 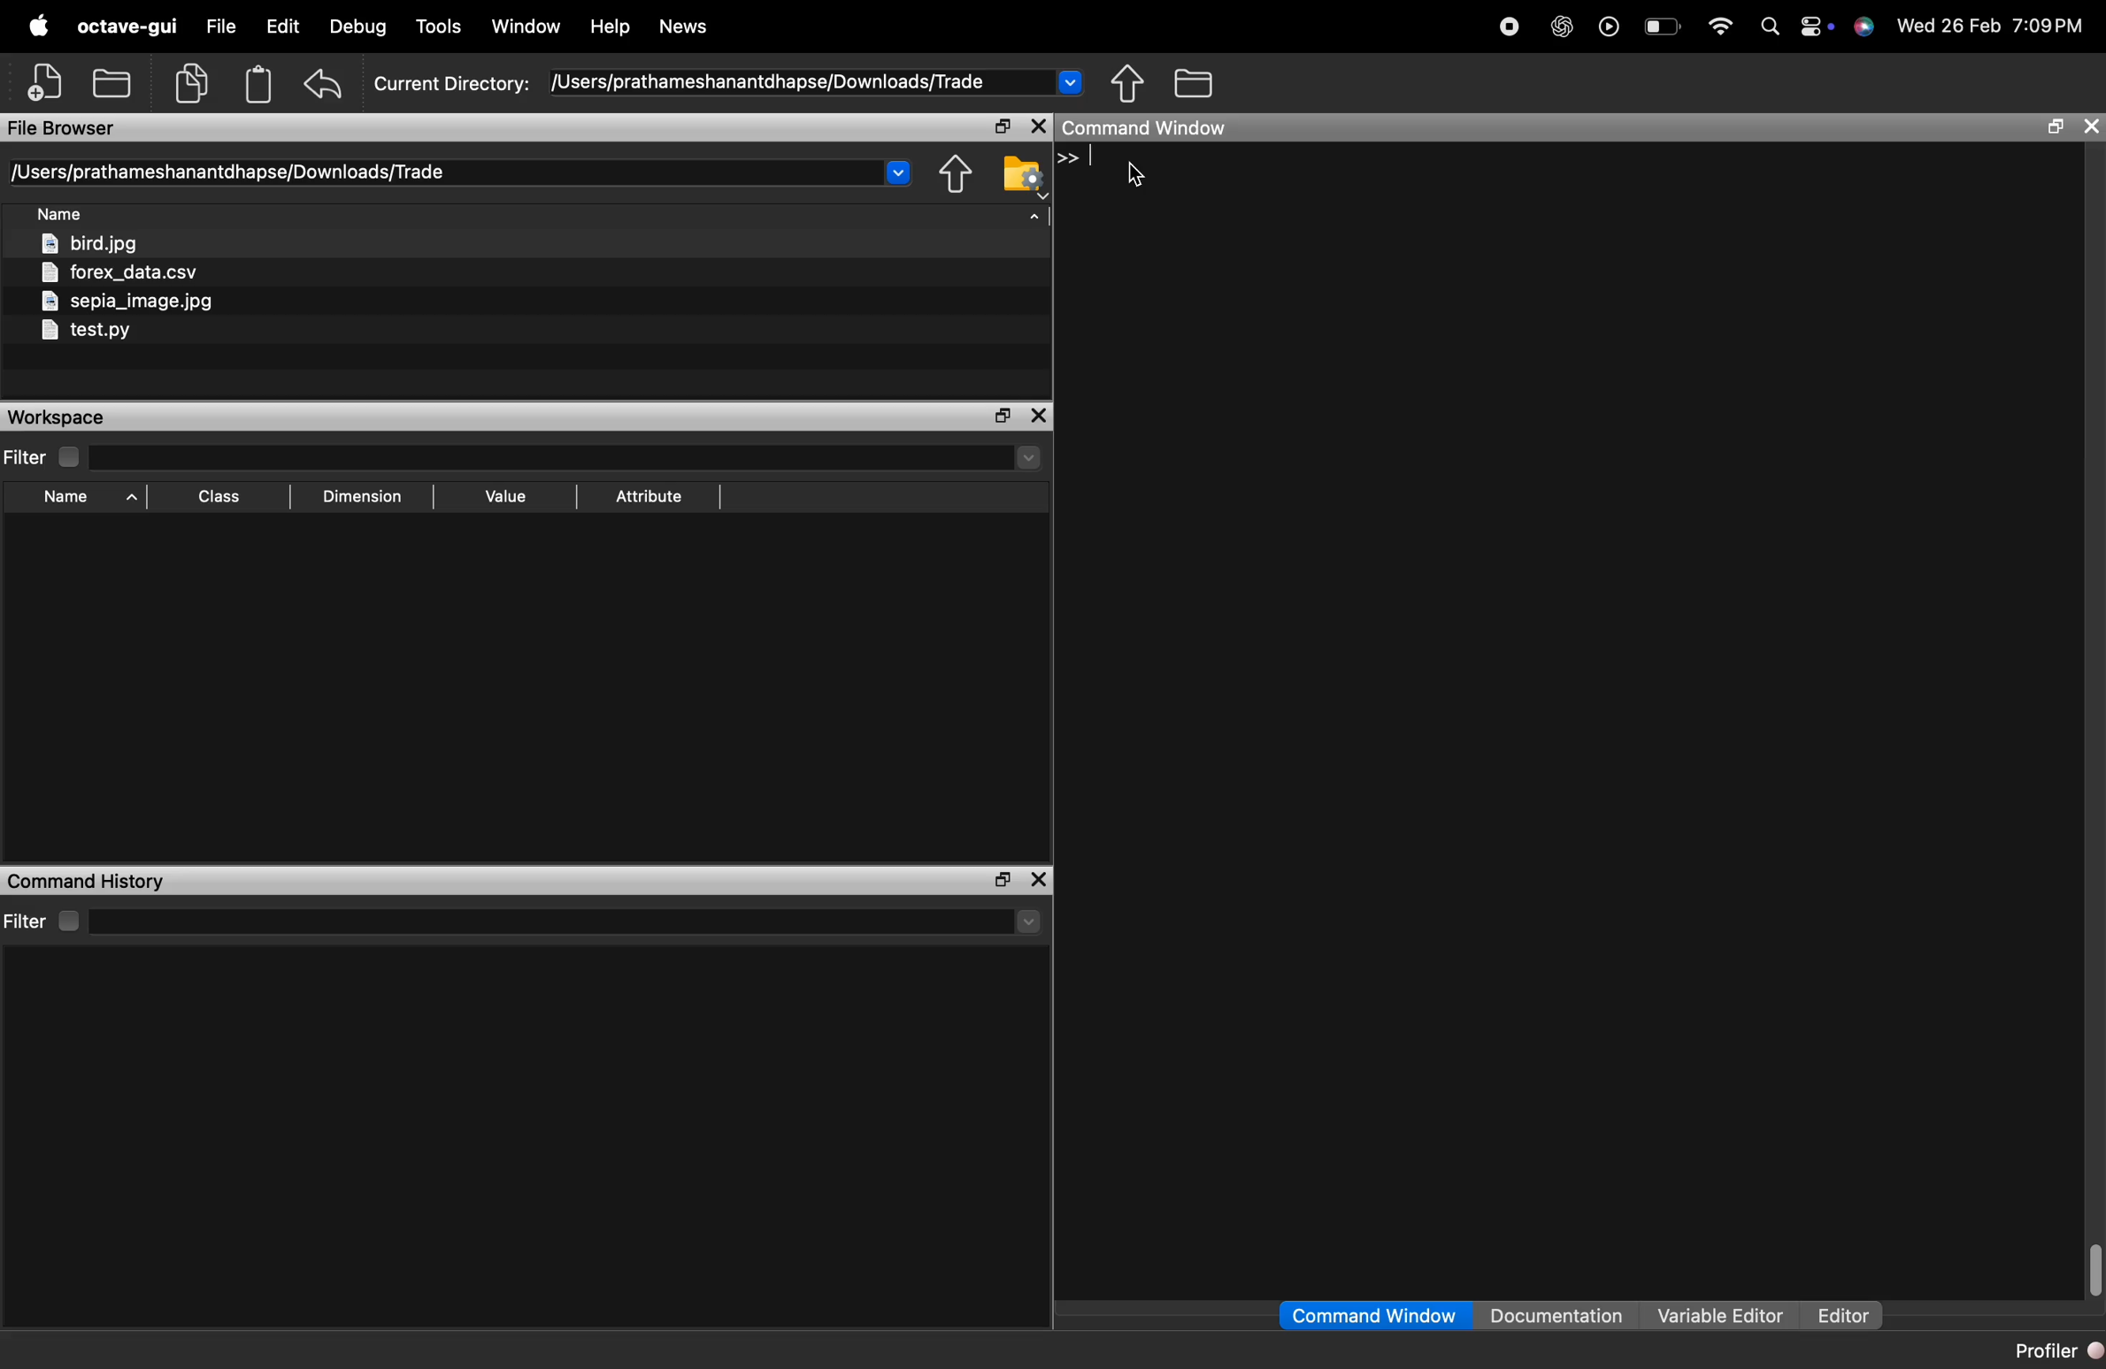 What do you see at coordinates (2056, 1353) in the screenshot?
I see `profiler` at bounding box center [2056, 1353].